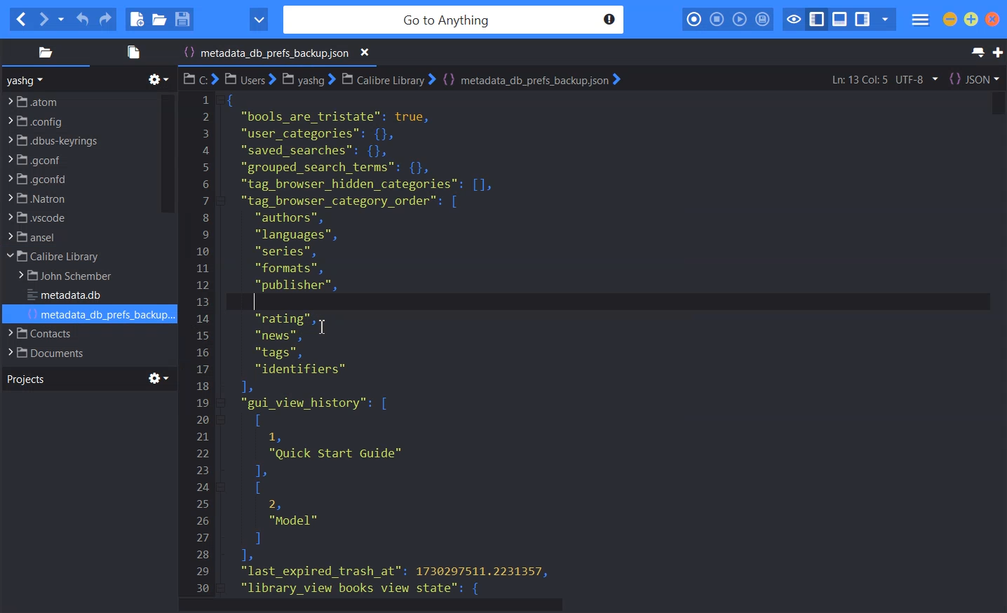 Image resolution: width=1007 pixels, height=613 pixels. Describe the element at coordinates (974, 79) in the screenshot. I see `JSON` at that location.